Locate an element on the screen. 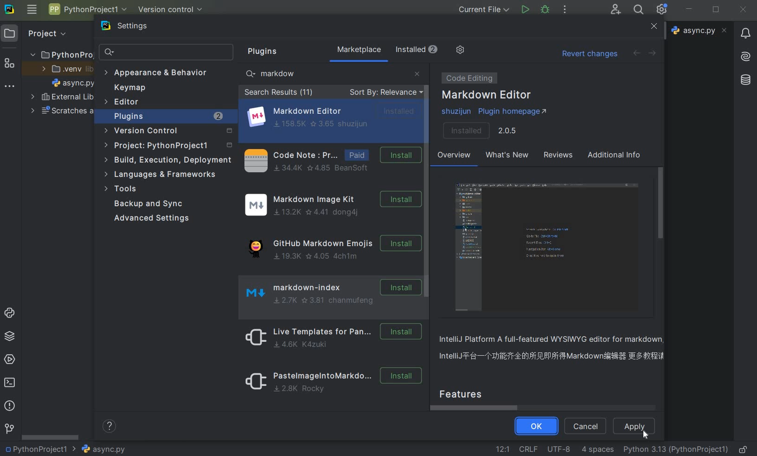  plugins is located at coordinates (266, 52).